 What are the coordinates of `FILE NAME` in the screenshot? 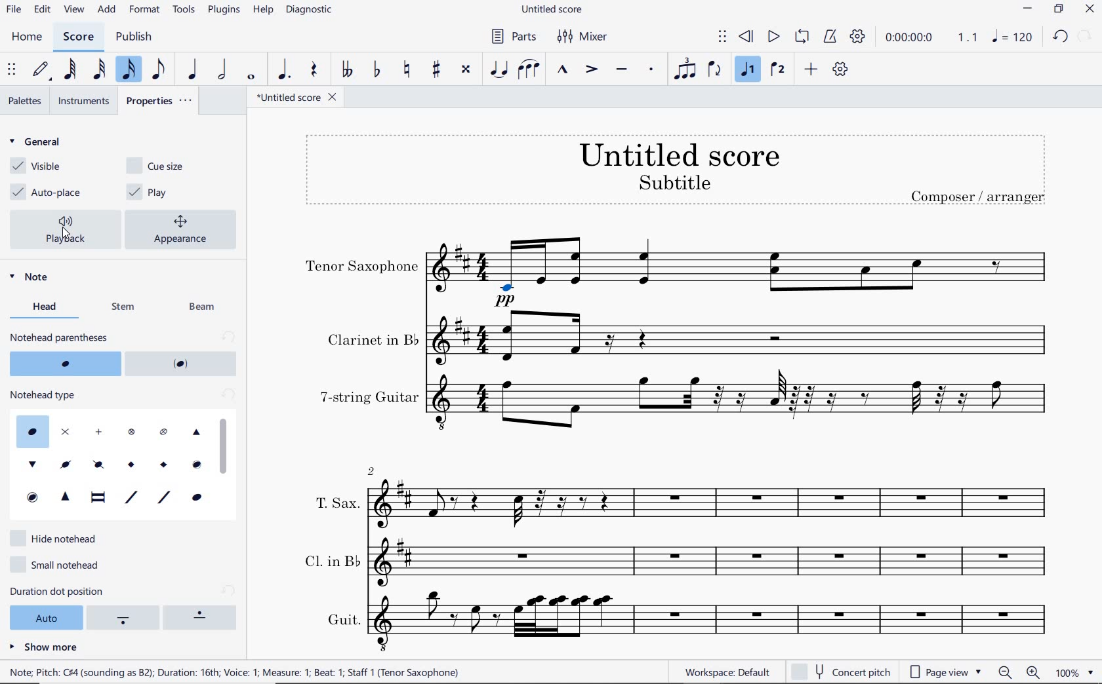 It's located at (552, 10).